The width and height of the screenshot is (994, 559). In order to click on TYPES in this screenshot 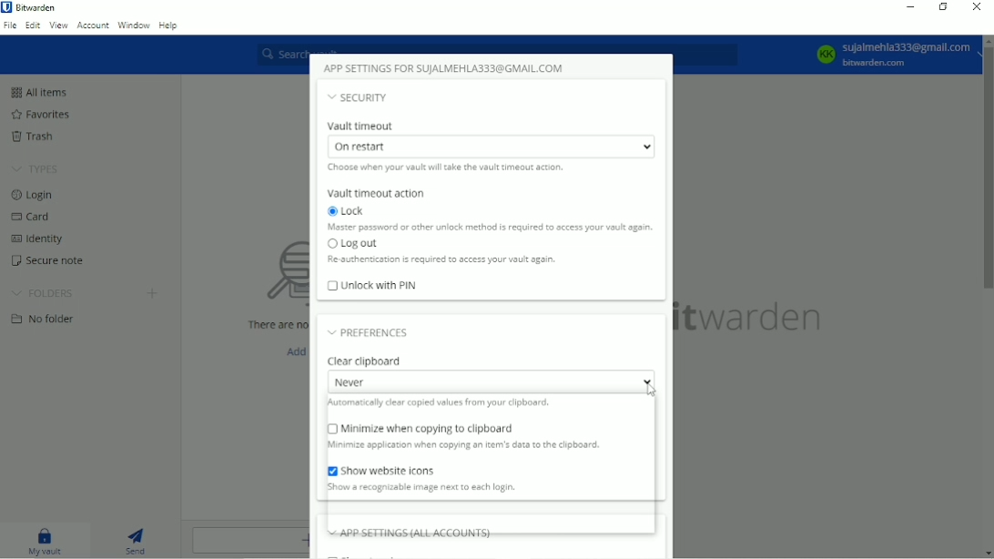, I will do `click(43, 170)`.